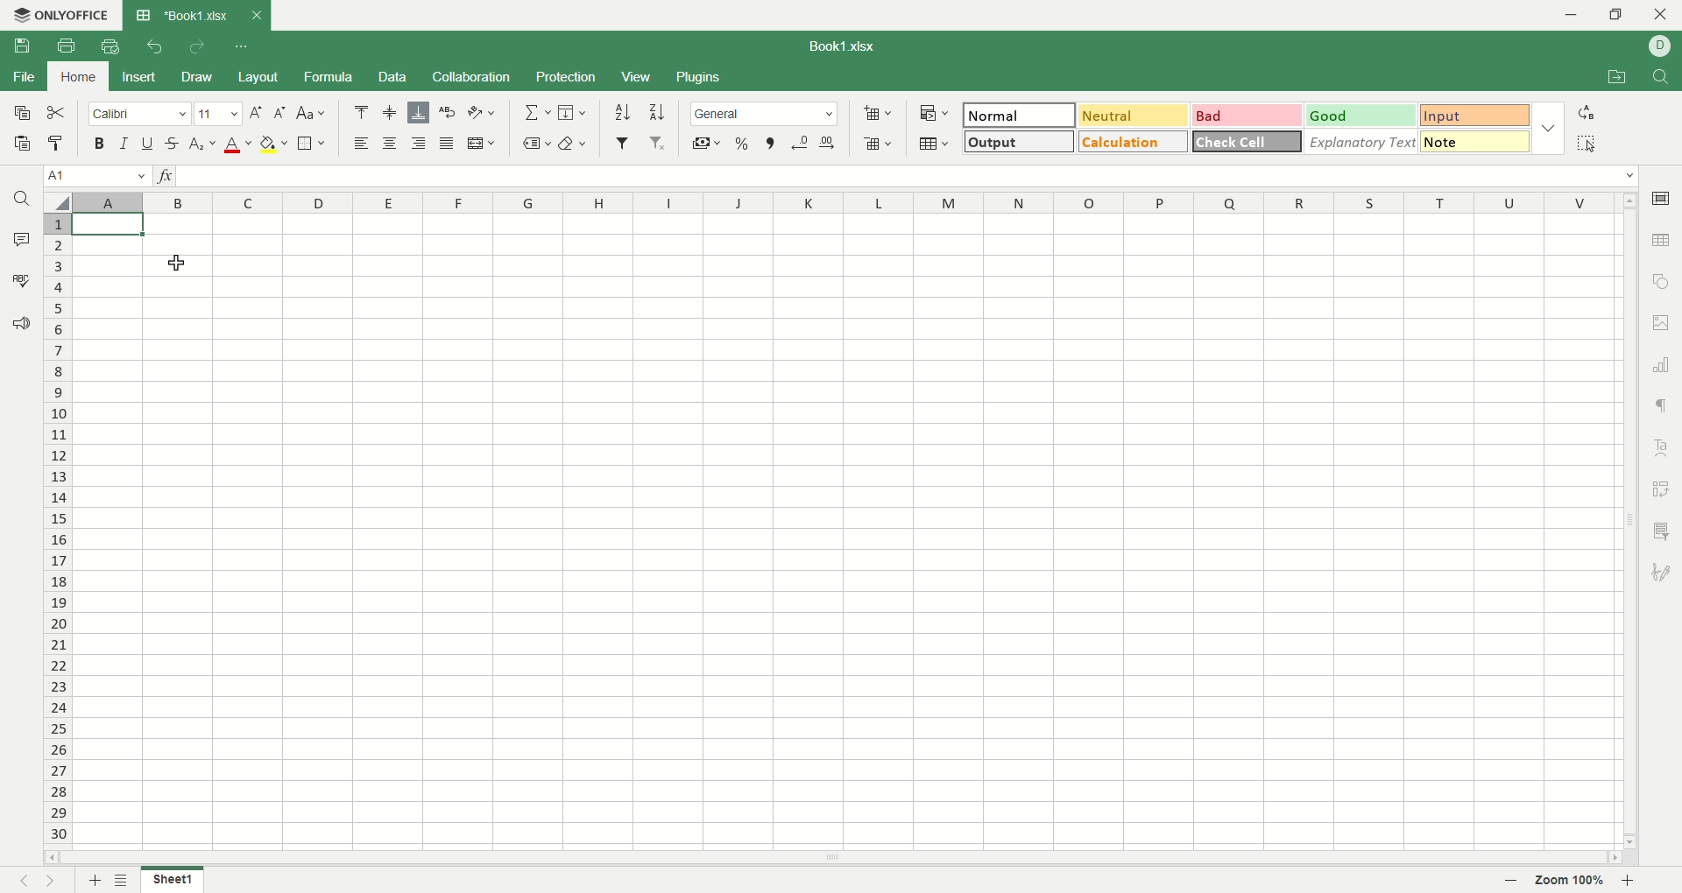  I want to click on closes, so click(253, 15).